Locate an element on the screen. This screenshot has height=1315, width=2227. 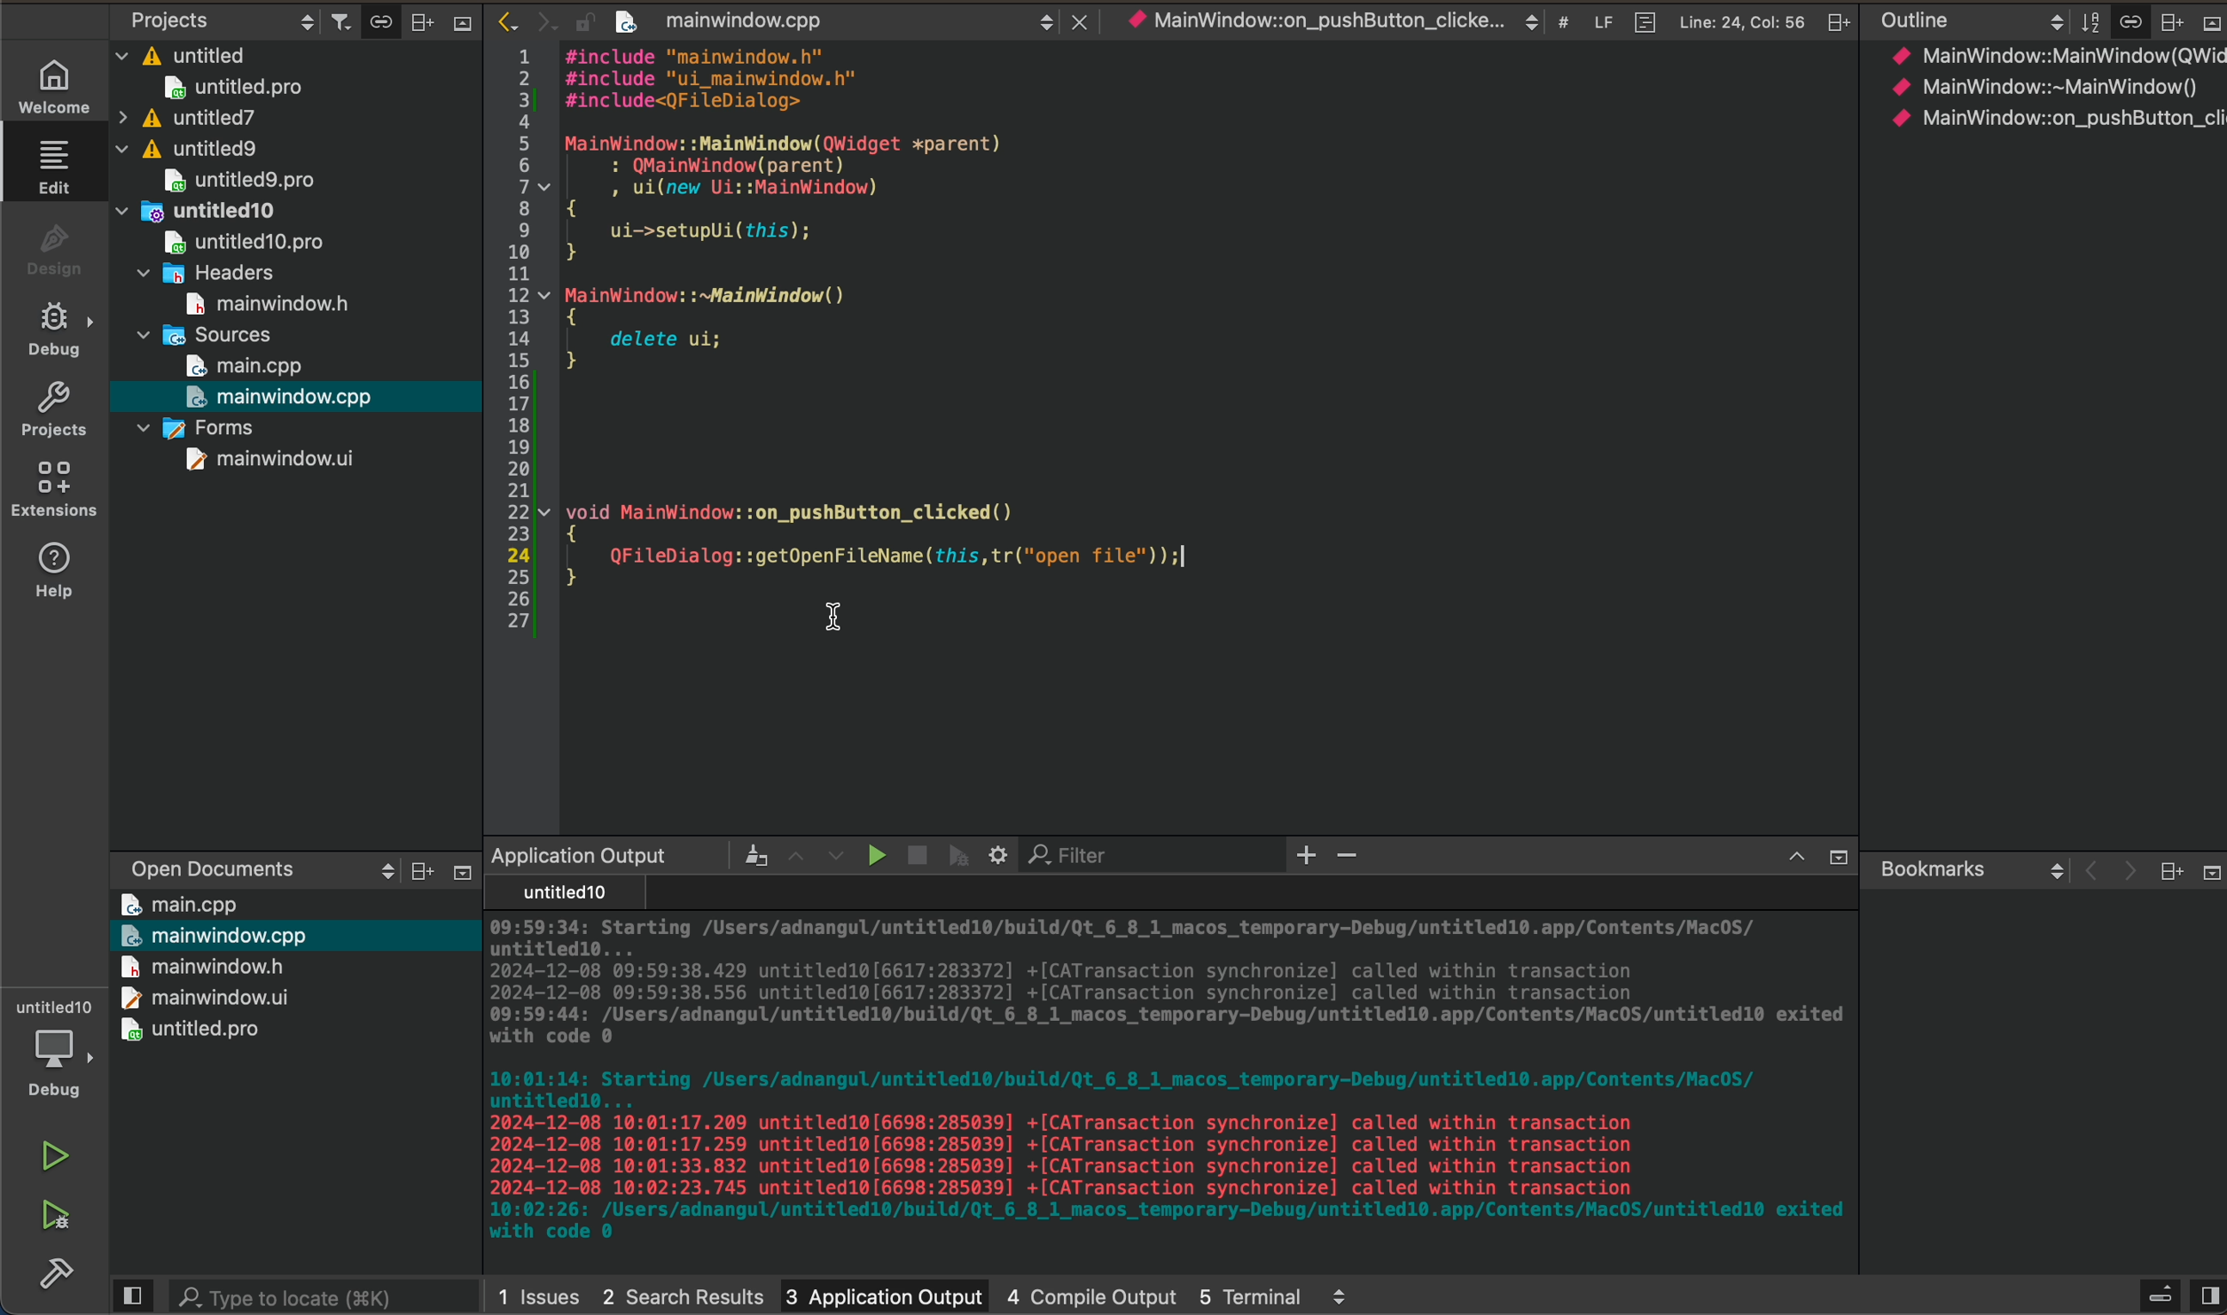
 is located at coordinates (2157, 1292).